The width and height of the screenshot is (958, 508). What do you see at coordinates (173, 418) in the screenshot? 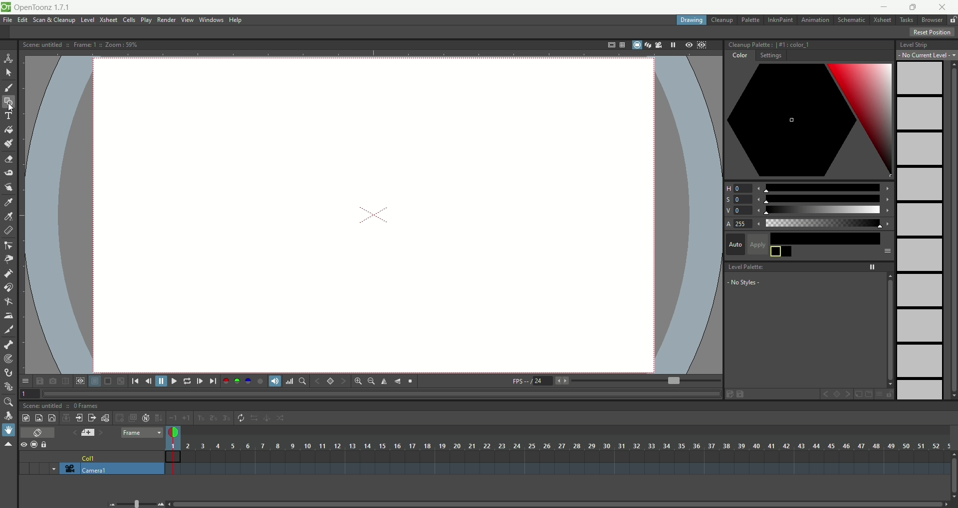
I see `decrease step` at bounding box center [173, 418].